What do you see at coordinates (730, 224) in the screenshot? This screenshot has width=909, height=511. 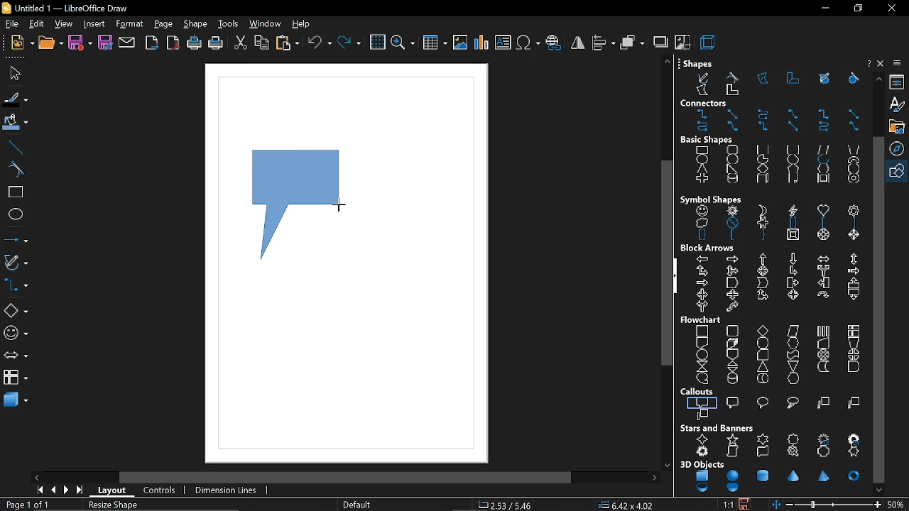 I see `prohibited` at bounding box center [730, 224].